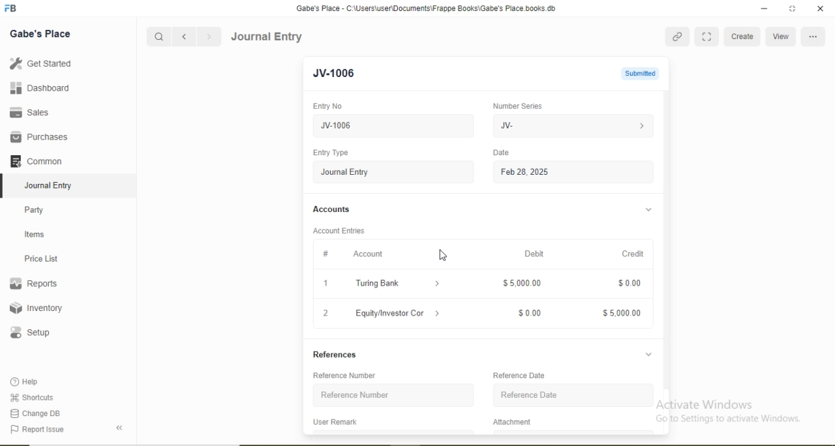  Describe the element at coordinates (329, 153) in the screenshot. I see `Entry Type` at that location.